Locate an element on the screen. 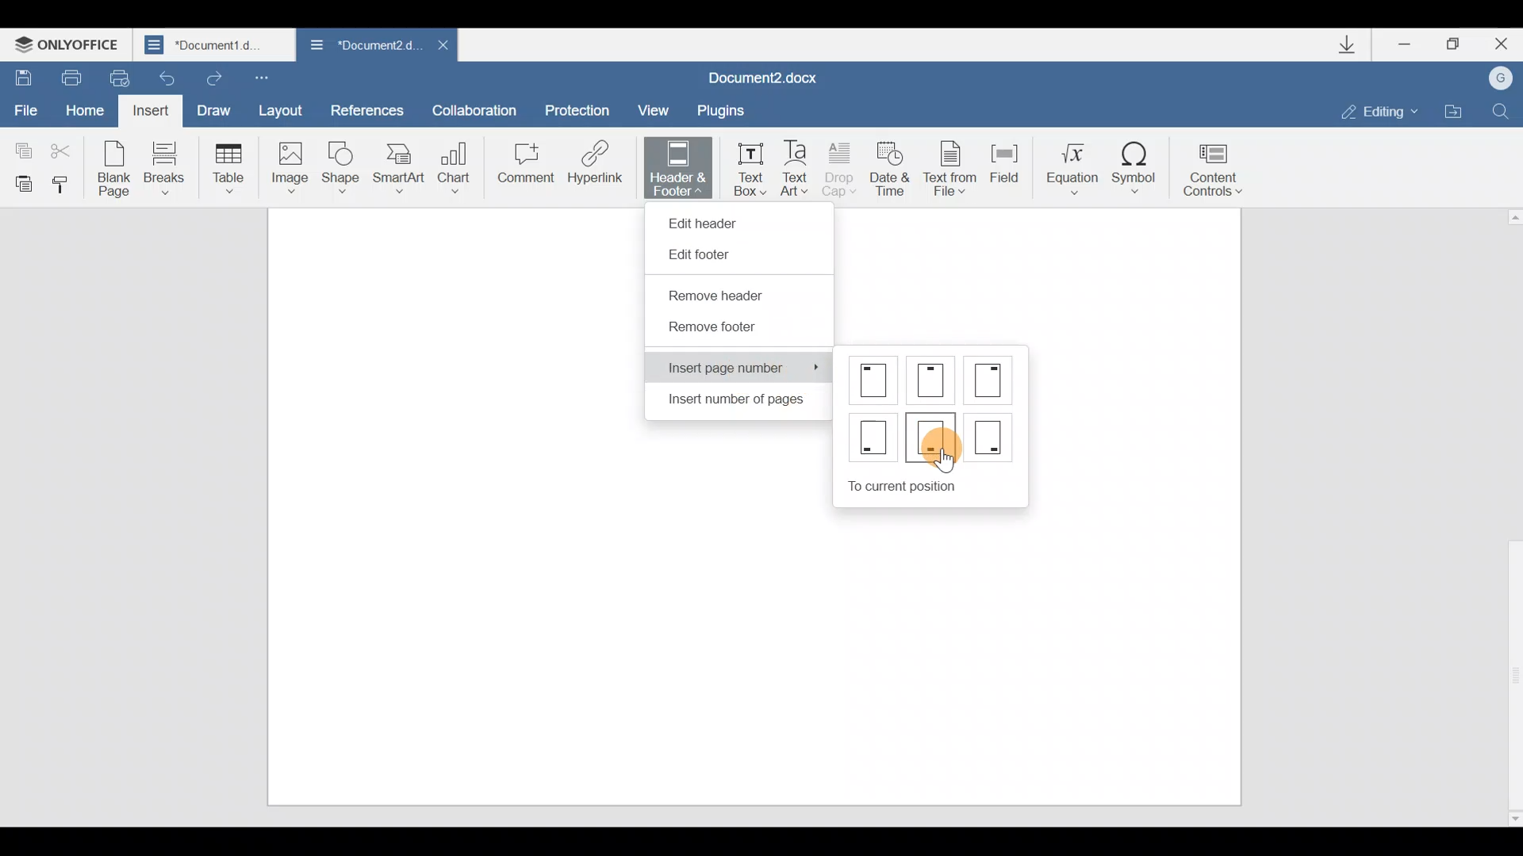  Document2.docx is located at coordinates (776, 74).